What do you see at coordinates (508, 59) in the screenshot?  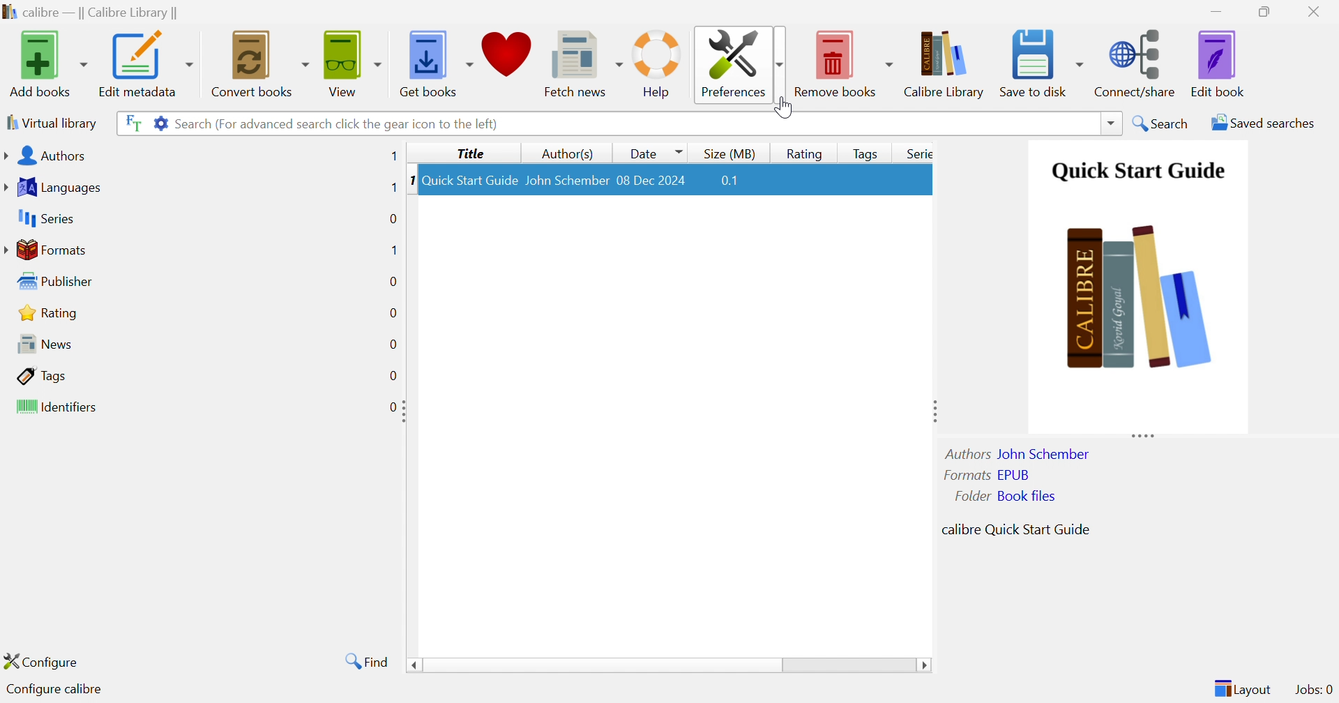 I see `Donate to support calibre` at bounding box center [508, 59].